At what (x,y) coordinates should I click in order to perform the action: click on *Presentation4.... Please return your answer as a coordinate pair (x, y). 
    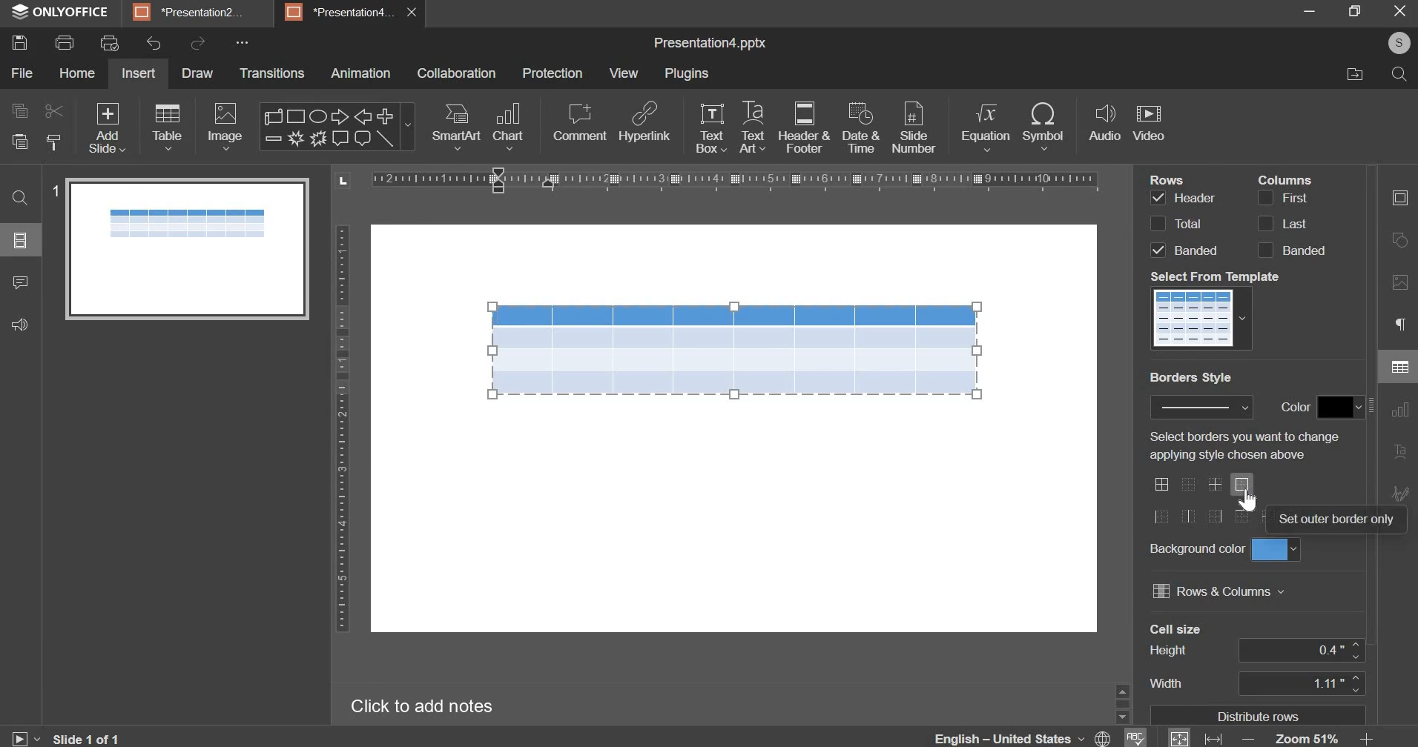
    Looking at the image, I should click on (343, 11).